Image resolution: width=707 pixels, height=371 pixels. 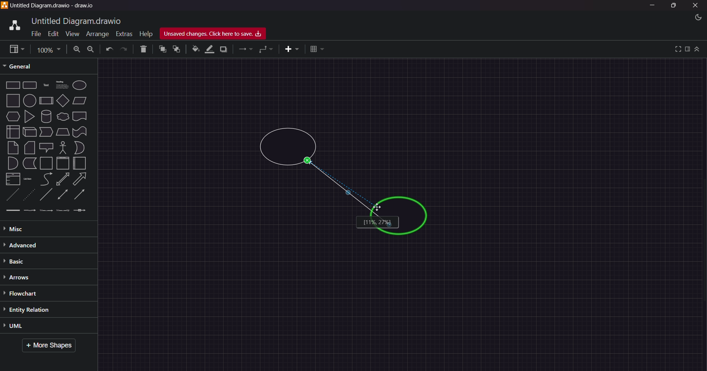 What do you see at coordinates (694, 17) in the screenshot?
I see `Night Mode` at bounding box center [694, 17].